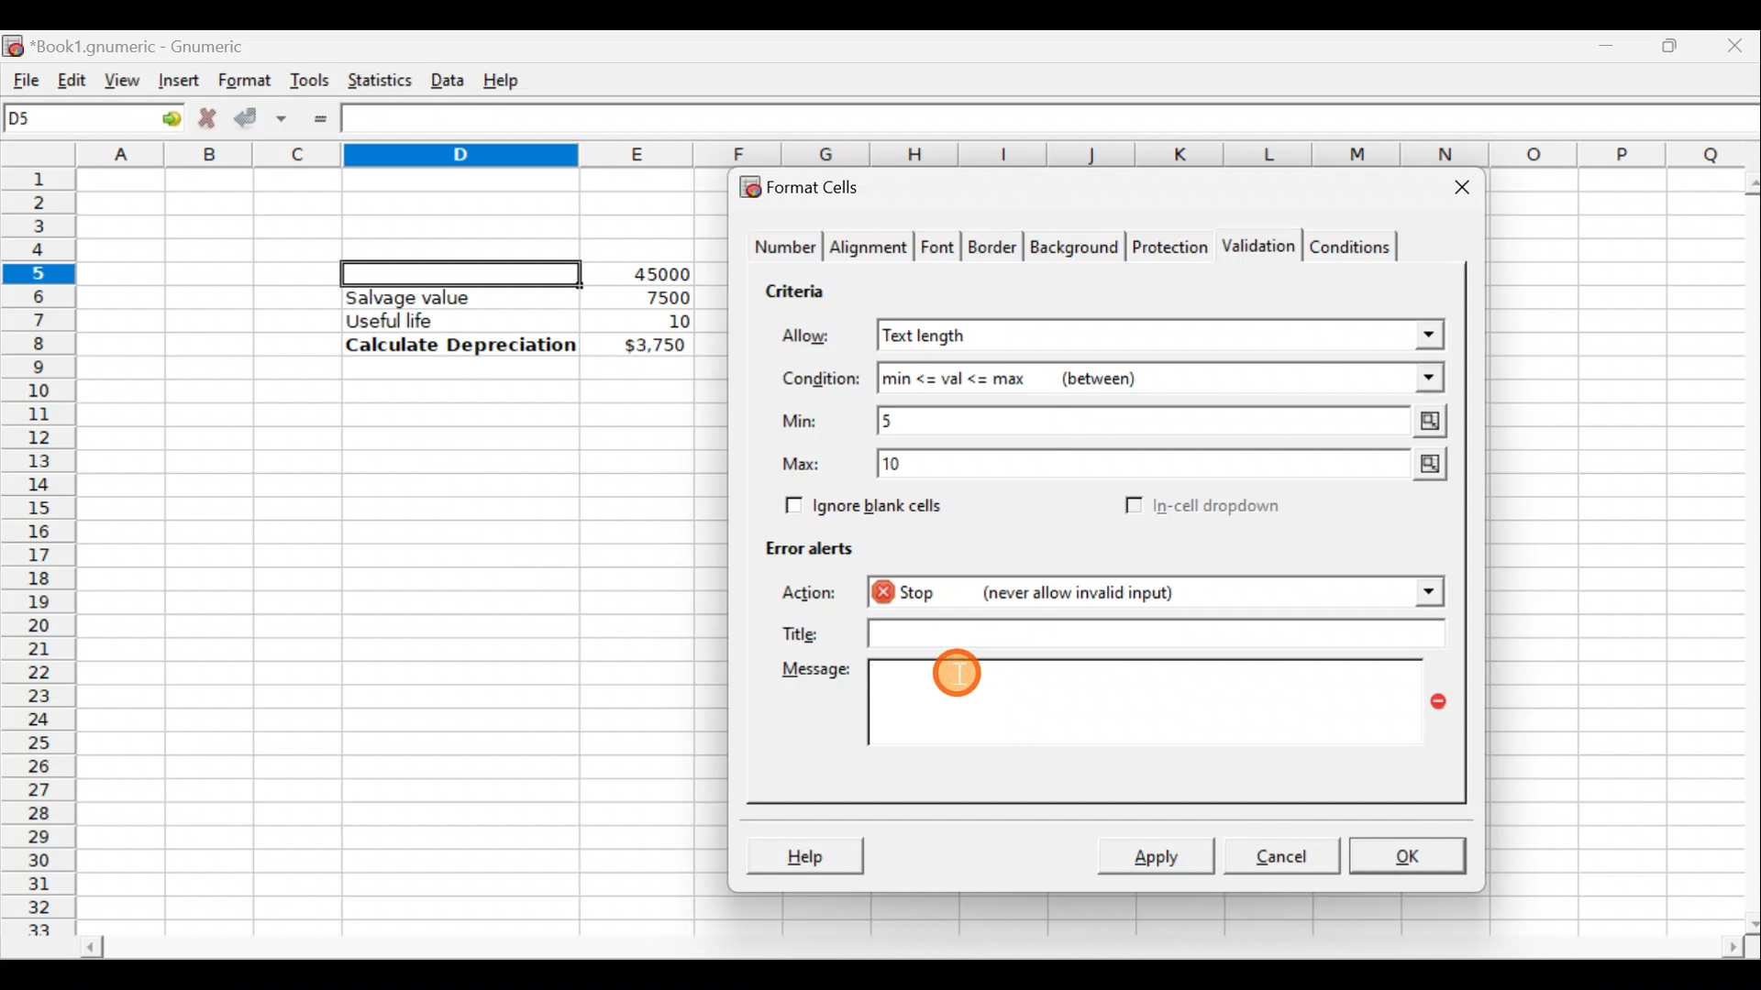  Describe the element at coordinates (655, 274) in the screenshot. I see `45000` at that location.